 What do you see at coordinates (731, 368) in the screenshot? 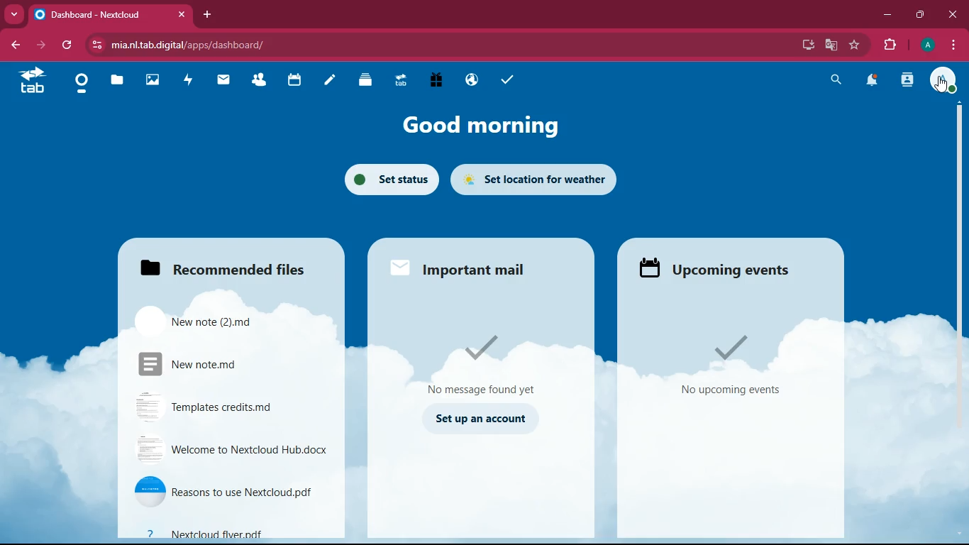
I see `events` at bounding box center [731, 368].